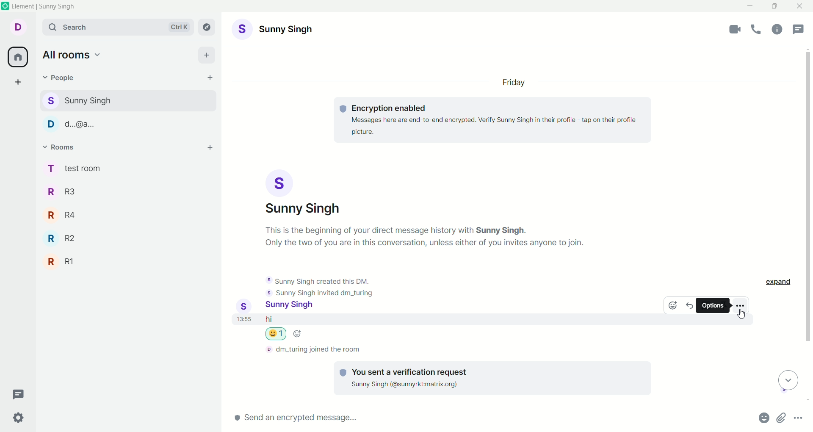 The height and width of the screenshot is (432, 813). I want to click on time, so click(243, 322).